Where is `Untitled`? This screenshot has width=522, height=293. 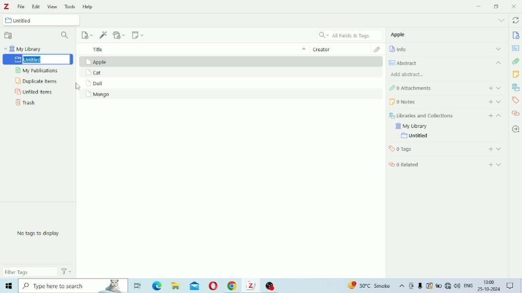 Untitled is located at coordinates (416, 136).